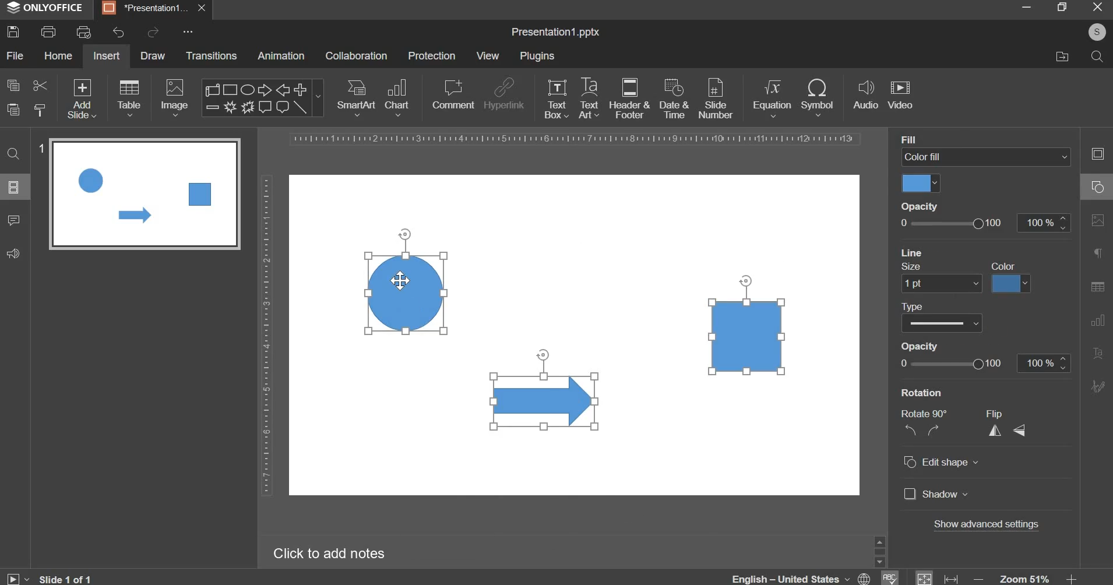  What do you see at coordinates (908, 432) in the screenshot?
I see `rotate left 90` at bounding box center [908, 432].